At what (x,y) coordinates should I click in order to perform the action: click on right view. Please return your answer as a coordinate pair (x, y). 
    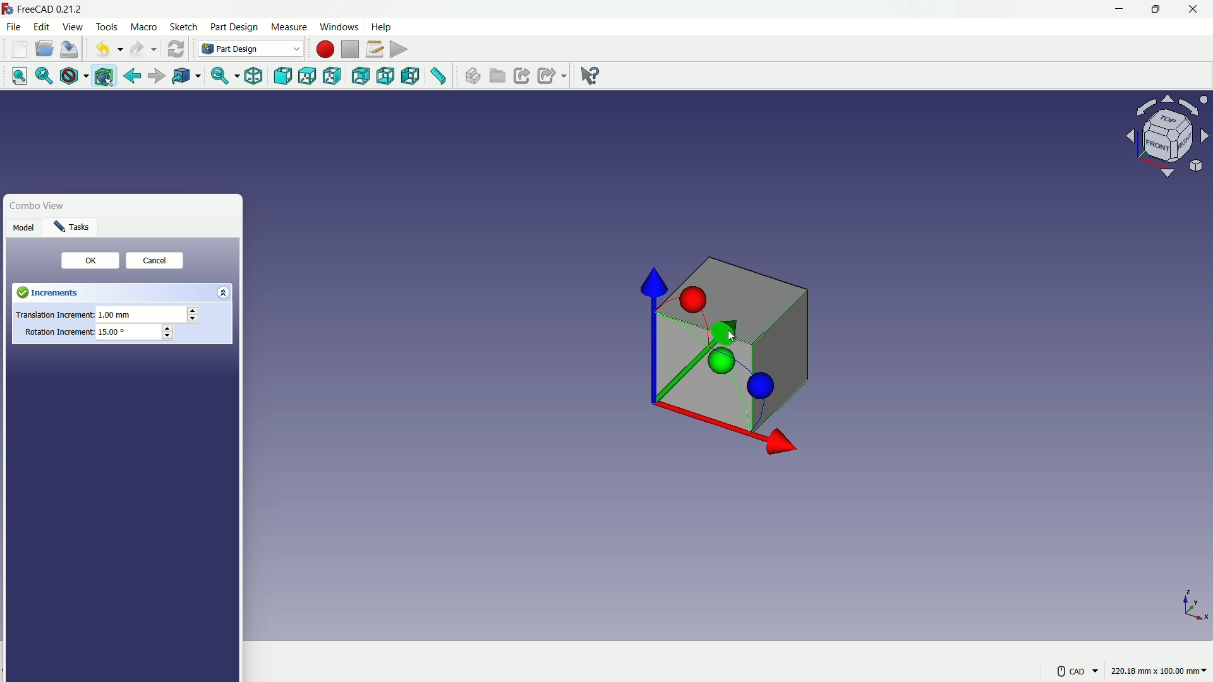
    Looking at the image, I should click on (334, 78).